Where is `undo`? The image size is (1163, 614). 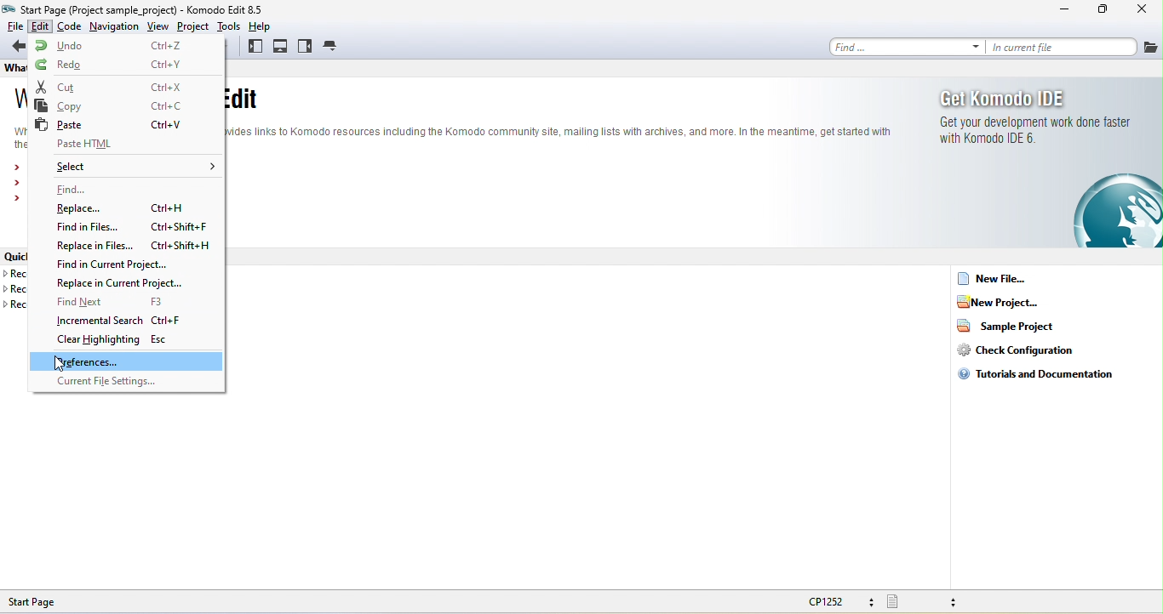
undo is located at coordinates (117, 45).